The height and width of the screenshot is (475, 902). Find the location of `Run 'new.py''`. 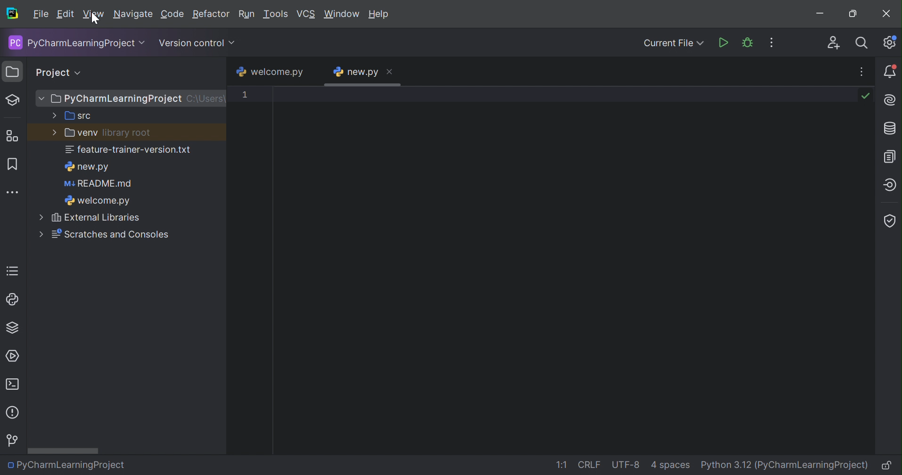

Run 'new.py'' is located at coordinates (724, 42).